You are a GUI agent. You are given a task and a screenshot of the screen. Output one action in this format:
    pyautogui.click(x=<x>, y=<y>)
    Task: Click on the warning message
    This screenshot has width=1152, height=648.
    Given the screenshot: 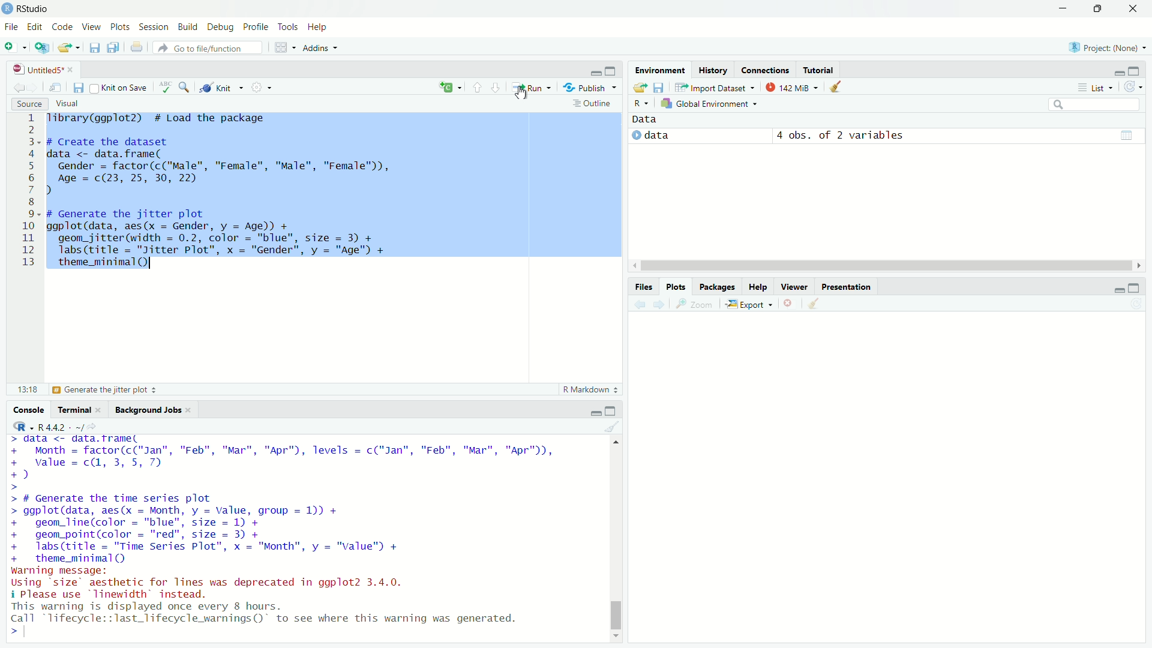 What is the action you would take?
    pyautogui.click(x=215, y=583)
    